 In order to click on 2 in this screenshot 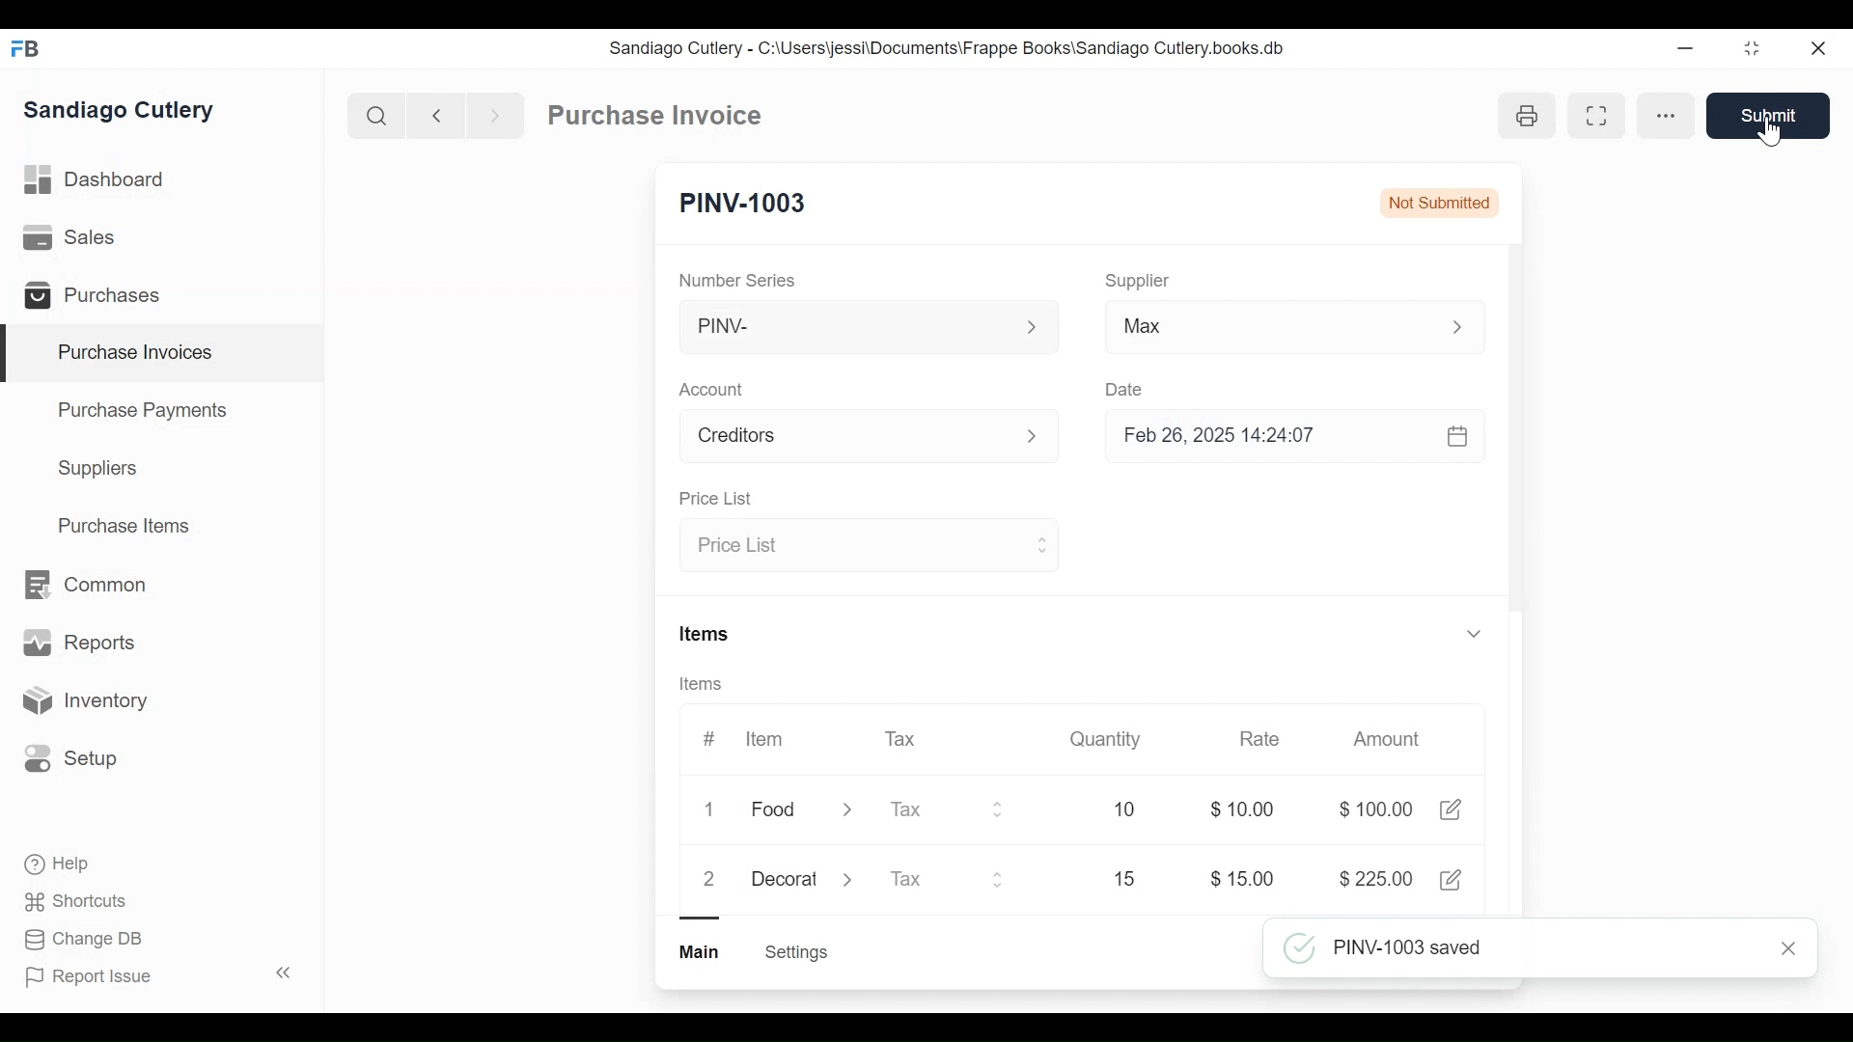, I will do `click(708, 879)`.